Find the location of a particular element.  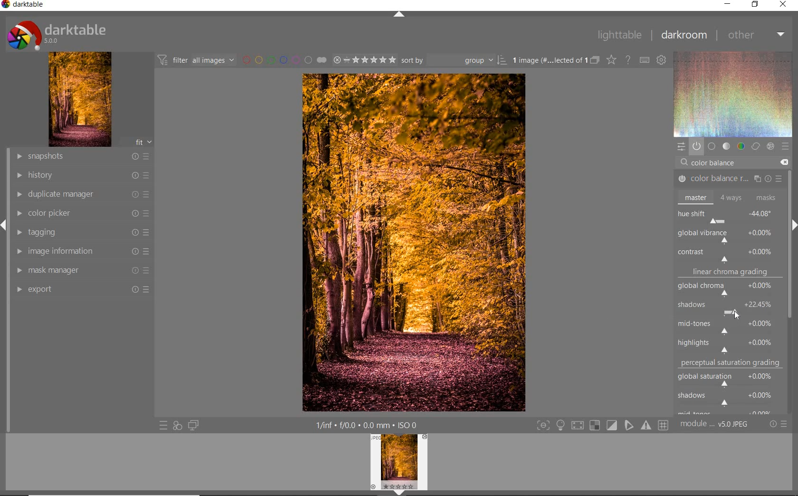

expand/collapse is located at coordinates (398, 14).